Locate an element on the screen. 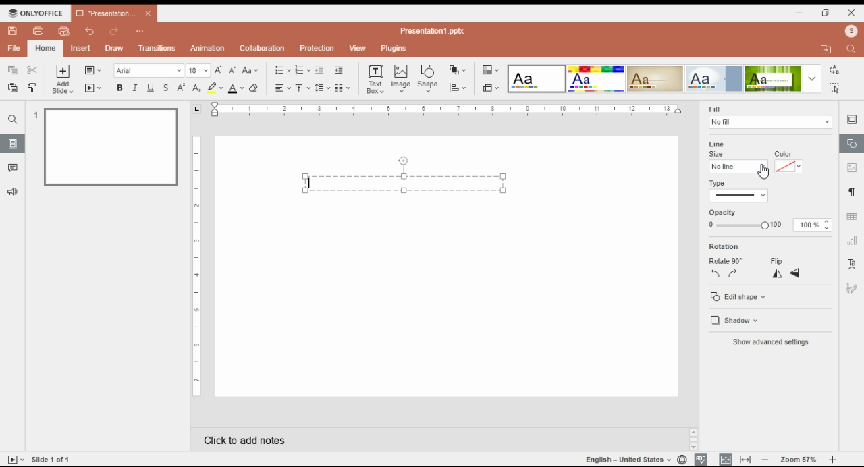 The width and height of the screenshot is (864, 467). line type is located at coordinates (739, 196).